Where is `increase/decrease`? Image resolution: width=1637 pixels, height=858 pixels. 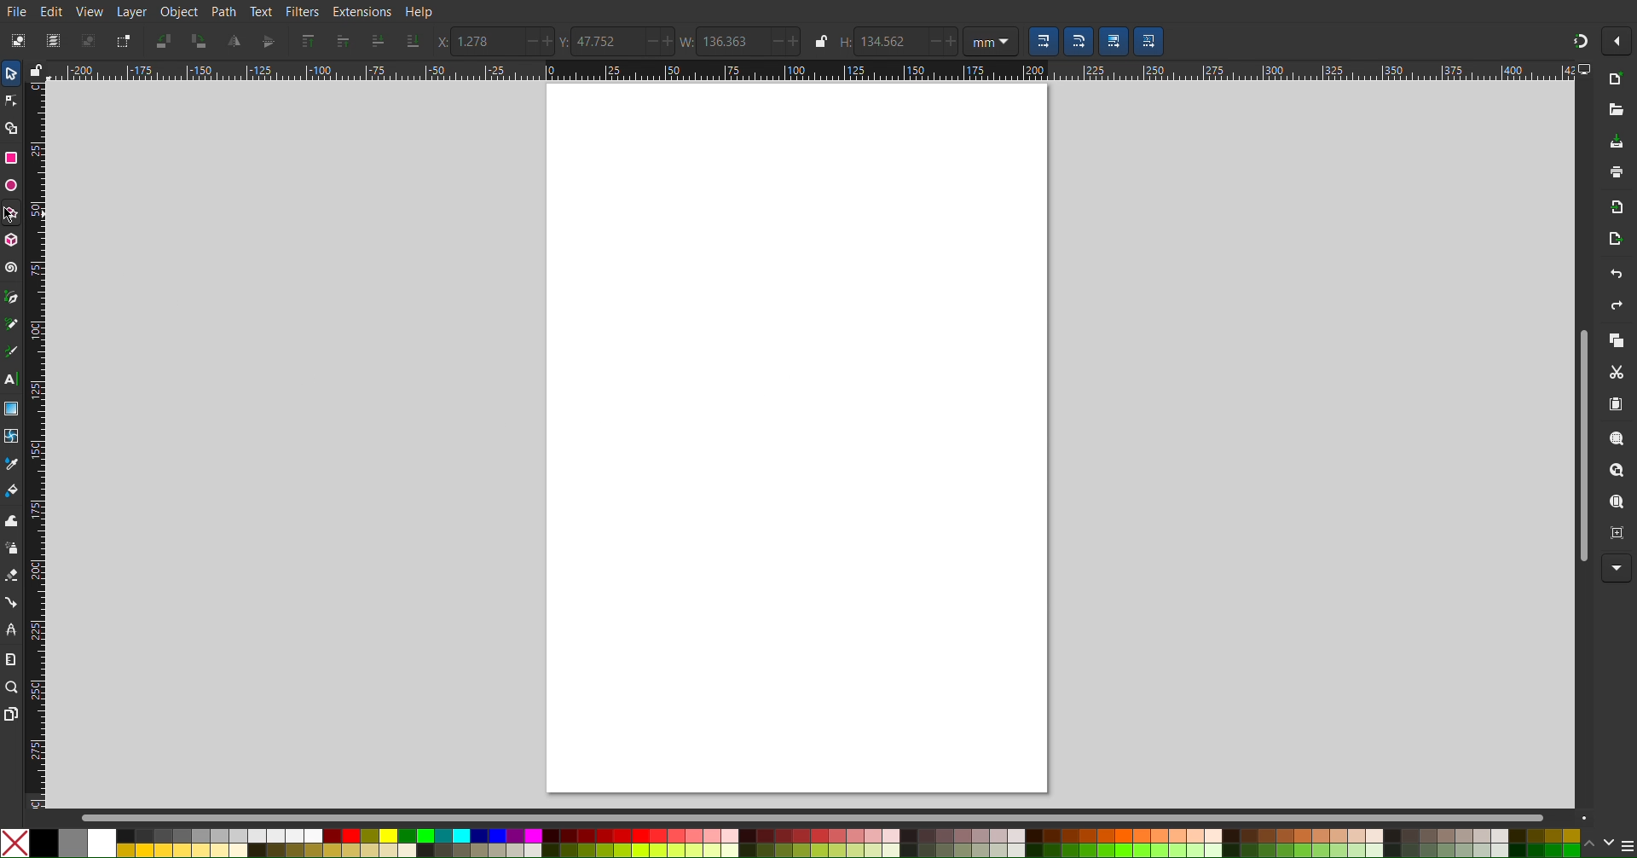 increase/decrease is located at coordinates (537, 41).